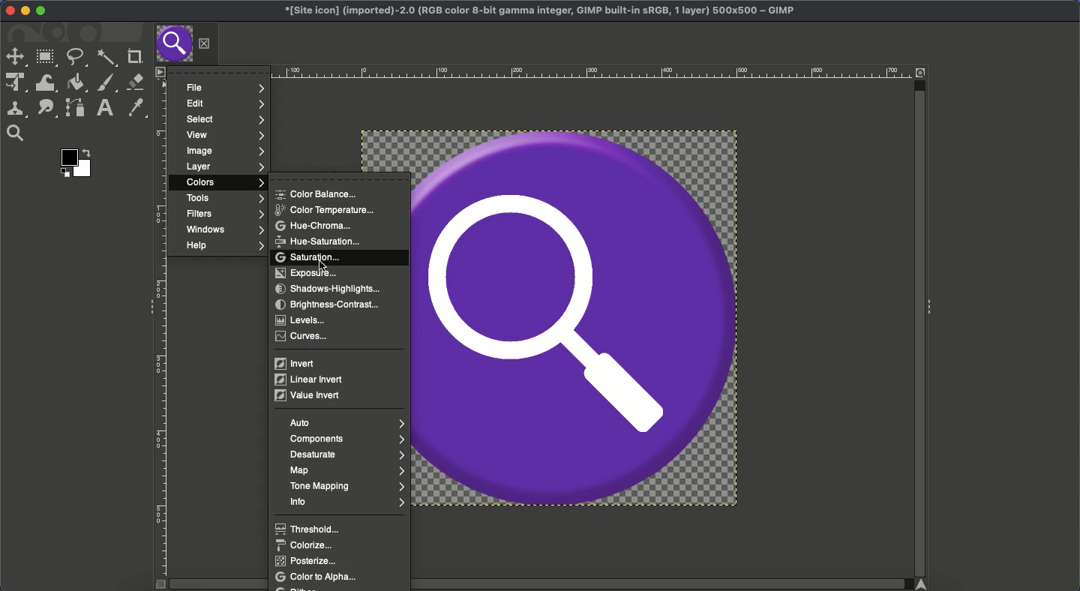  I want to click on Freeform selector, so click(76, 58).